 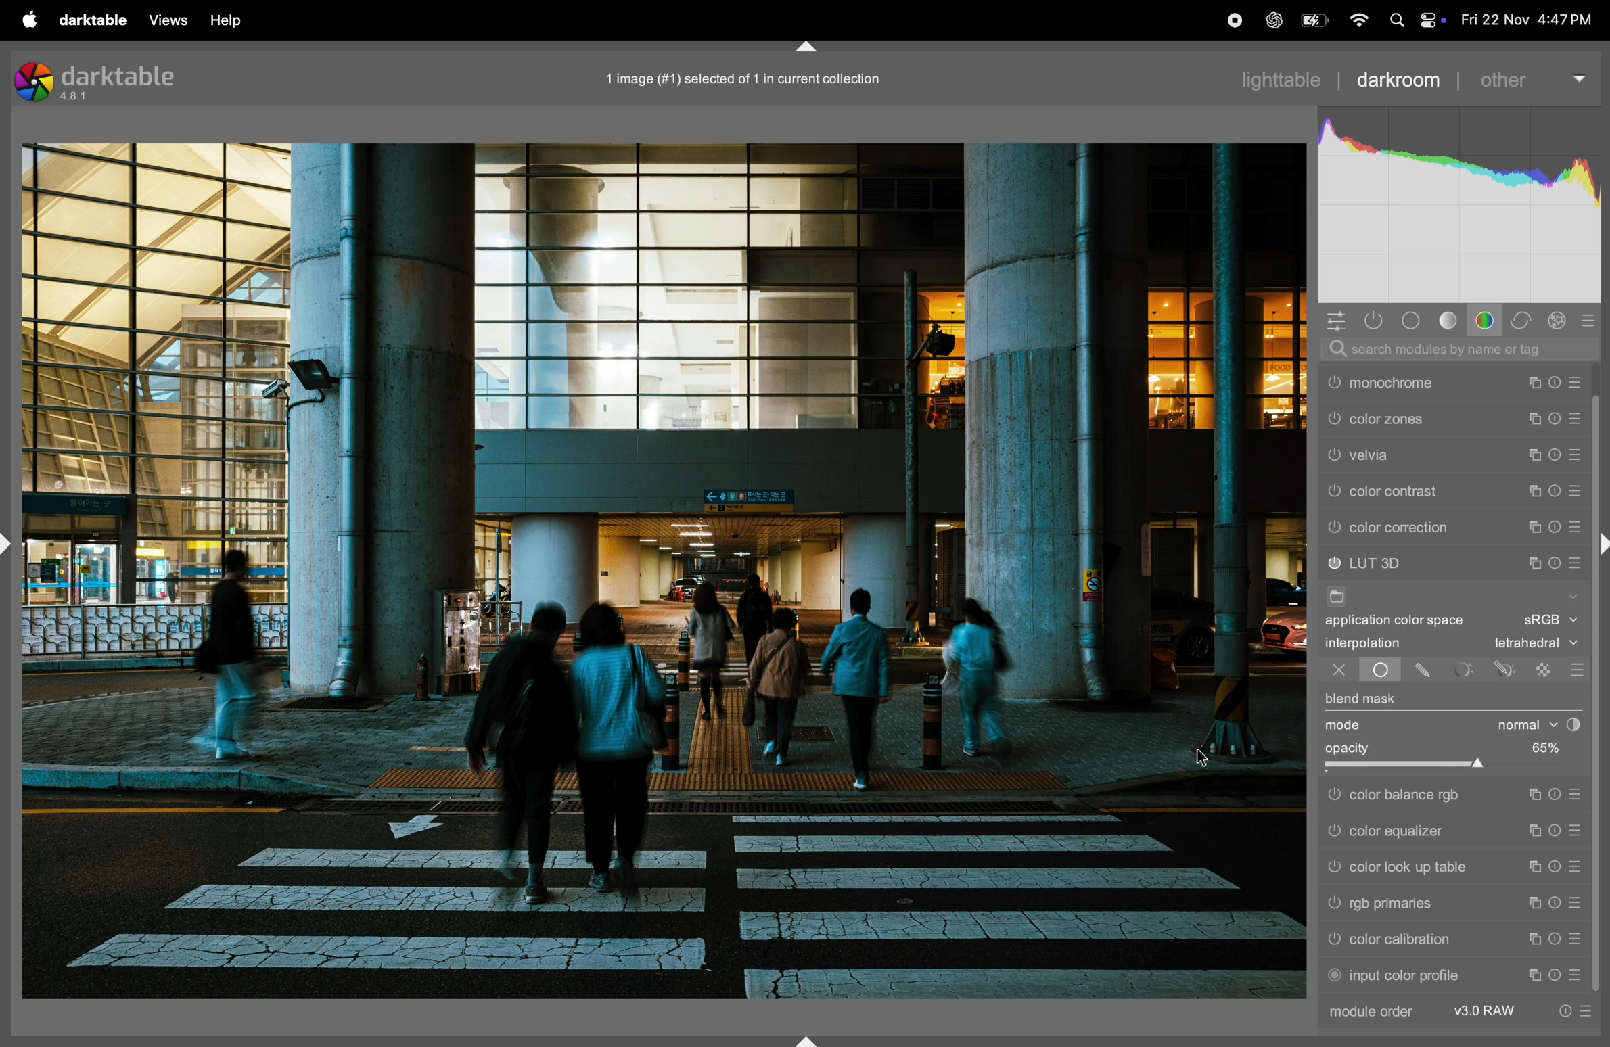 I want to click on presets, so click(x=1576, y=378).